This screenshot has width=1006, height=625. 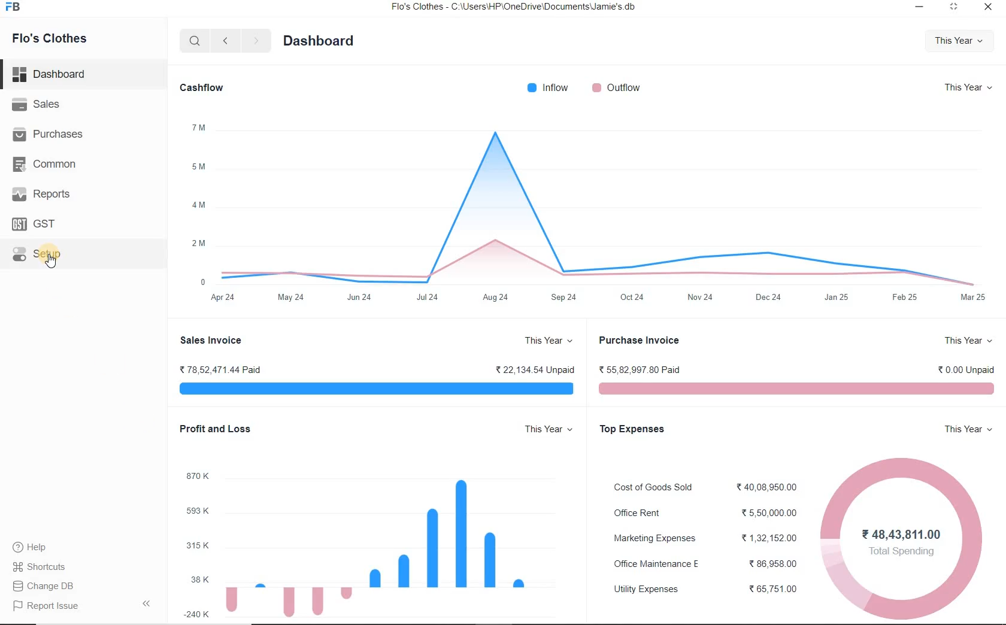 What do you see at coordinates (964, 369) in the screenshot?
I see `0.00 unpaid` at bounding box center [964, 369].